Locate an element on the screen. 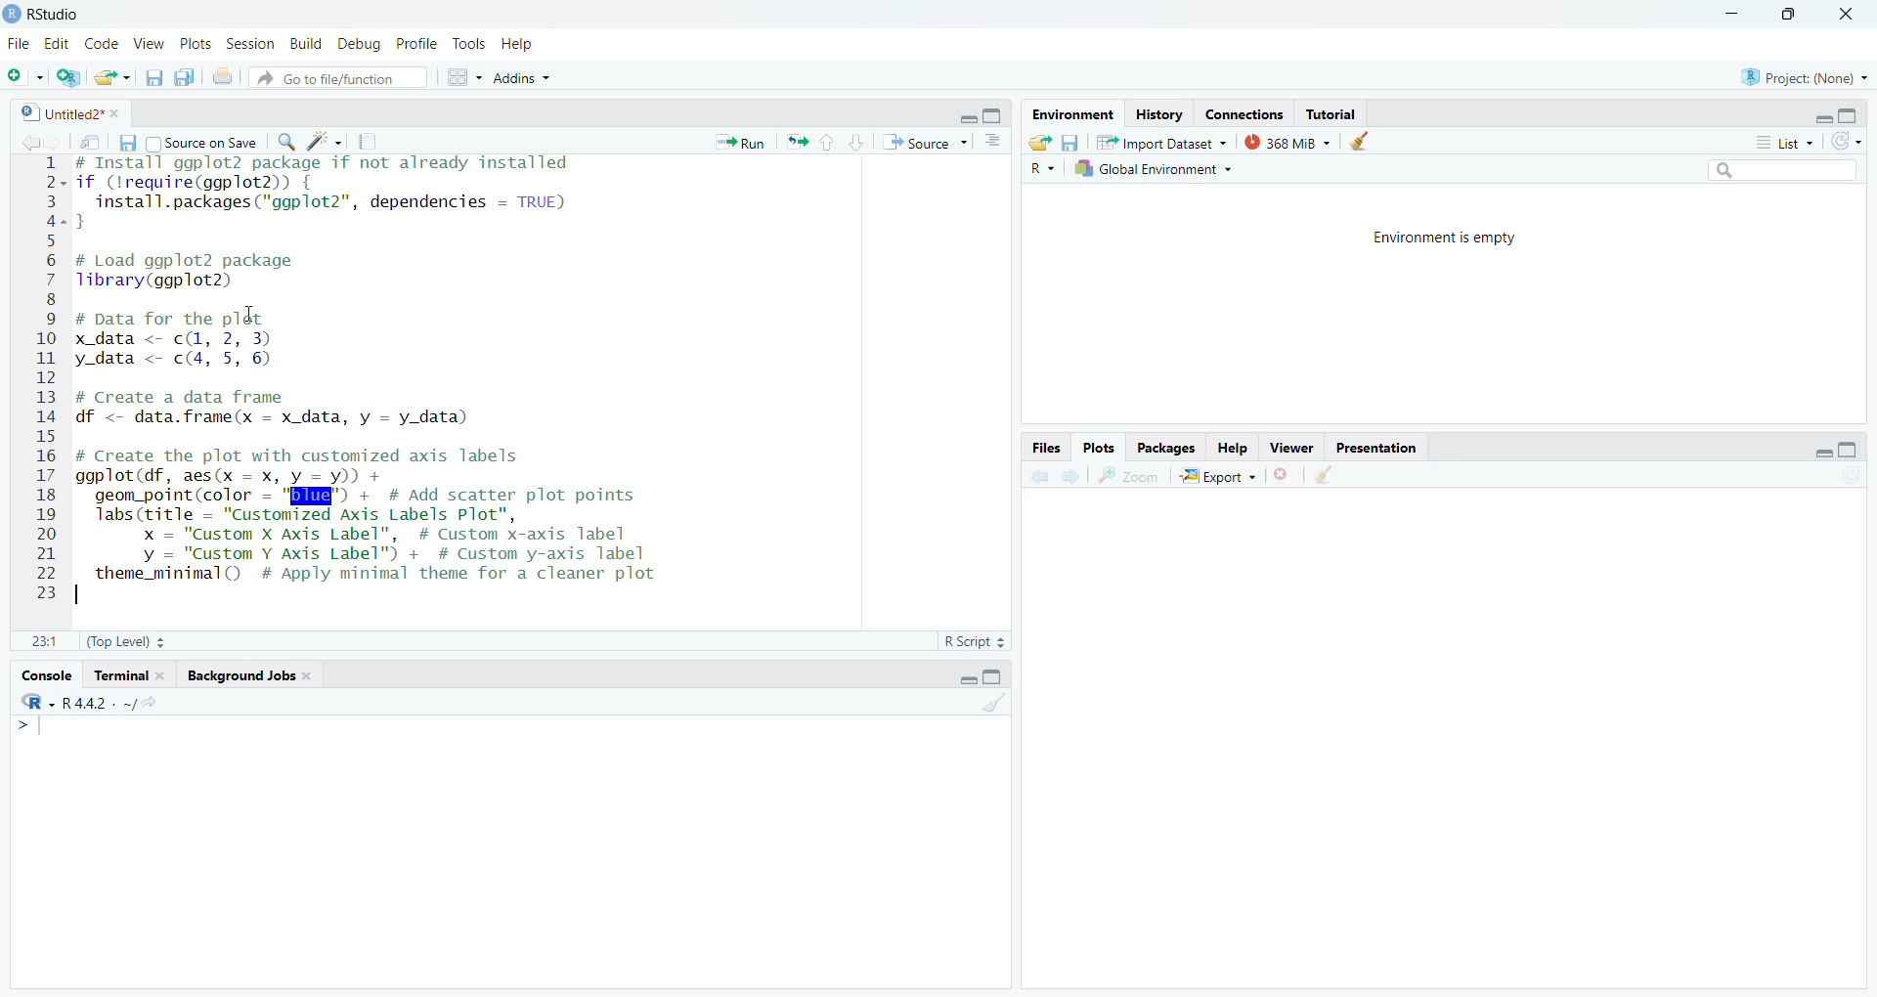  | Untitled2* * is located at coordinates (66, 109).